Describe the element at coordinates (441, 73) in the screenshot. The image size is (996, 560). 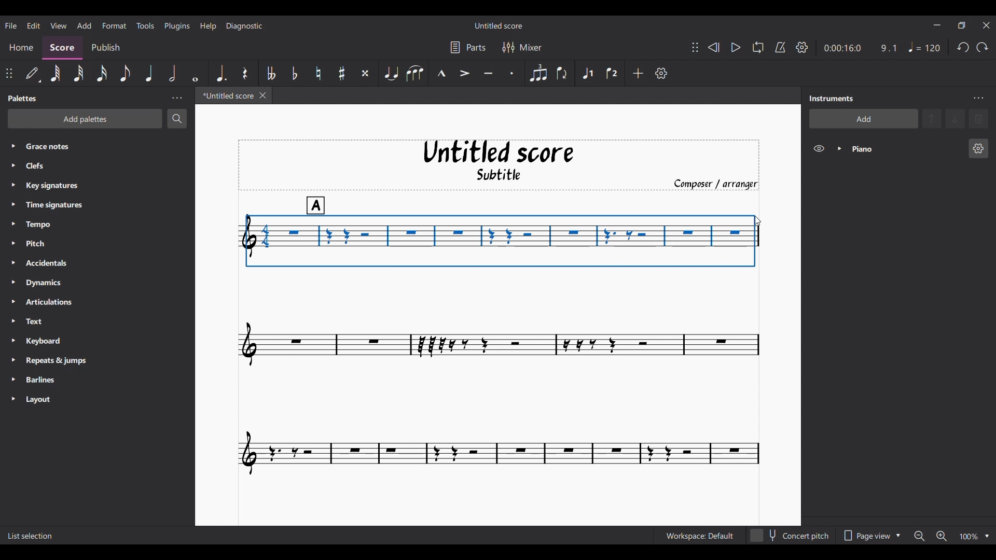
I see `Marcato` at that location.